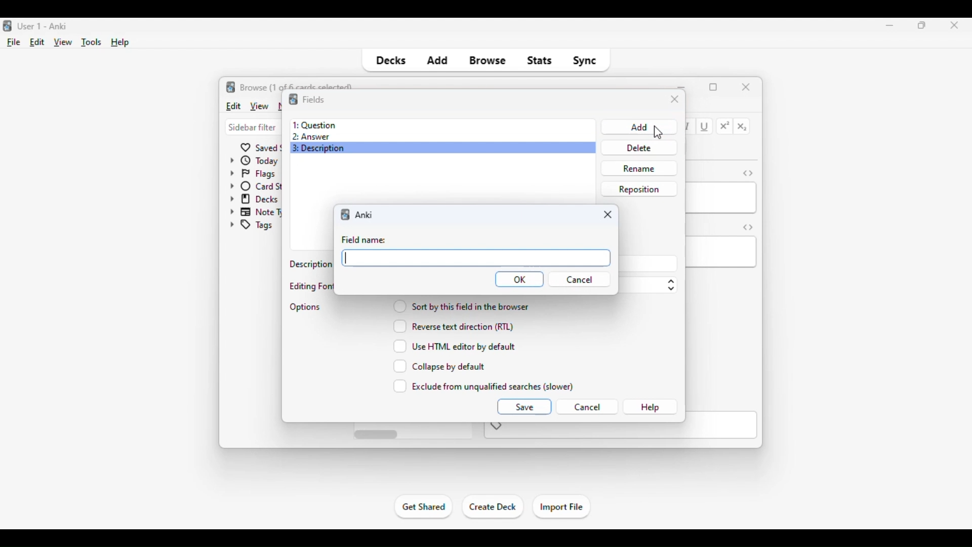 The width and height of the screenshot is (972, 547). I want to click on import file, so click(561, 507).